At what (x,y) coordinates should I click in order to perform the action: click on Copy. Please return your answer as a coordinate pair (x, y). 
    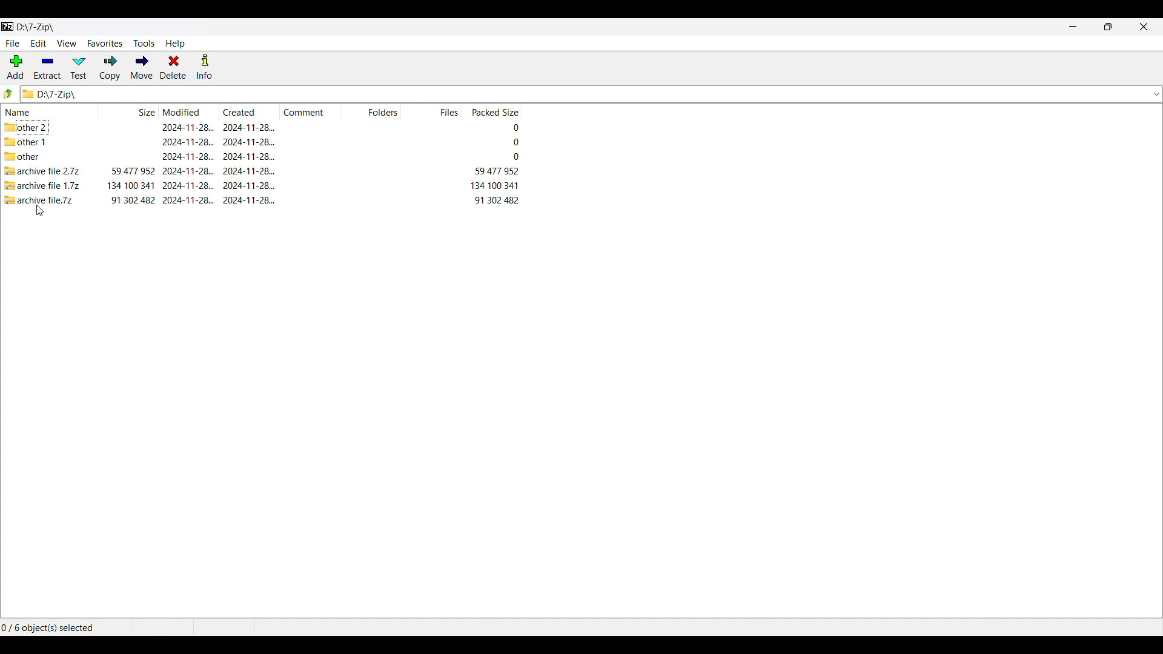
    Looking at the image, I should click on (110, 68).